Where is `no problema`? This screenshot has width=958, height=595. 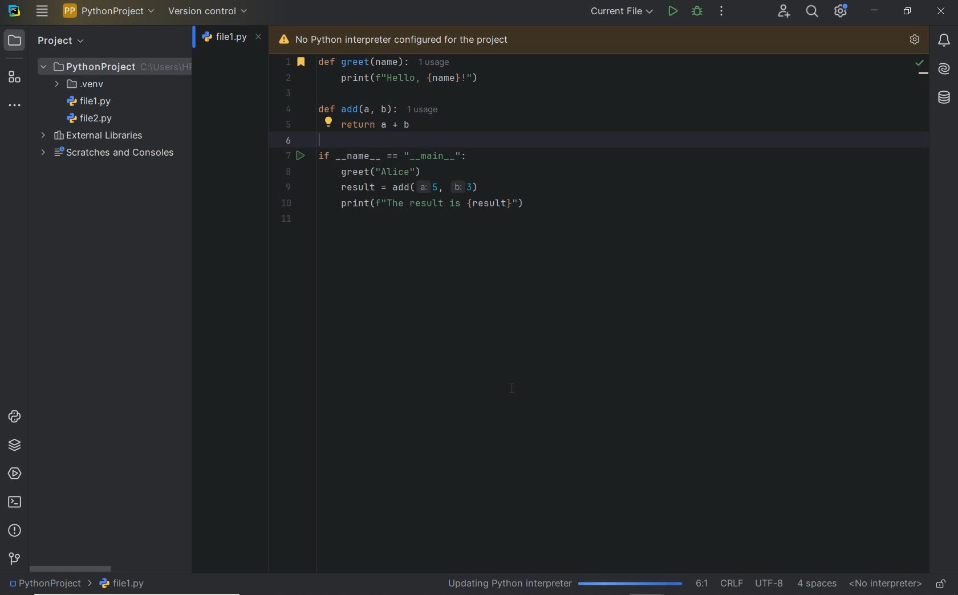 no problema is located at coordinates (920, 66).